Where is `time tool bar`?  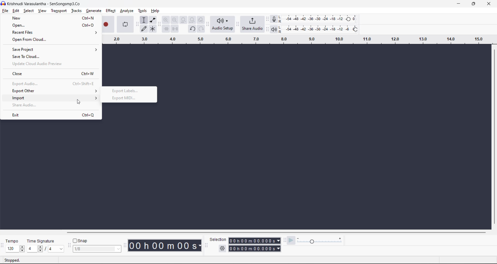
time tool bar is located at coordinates (126, 245).